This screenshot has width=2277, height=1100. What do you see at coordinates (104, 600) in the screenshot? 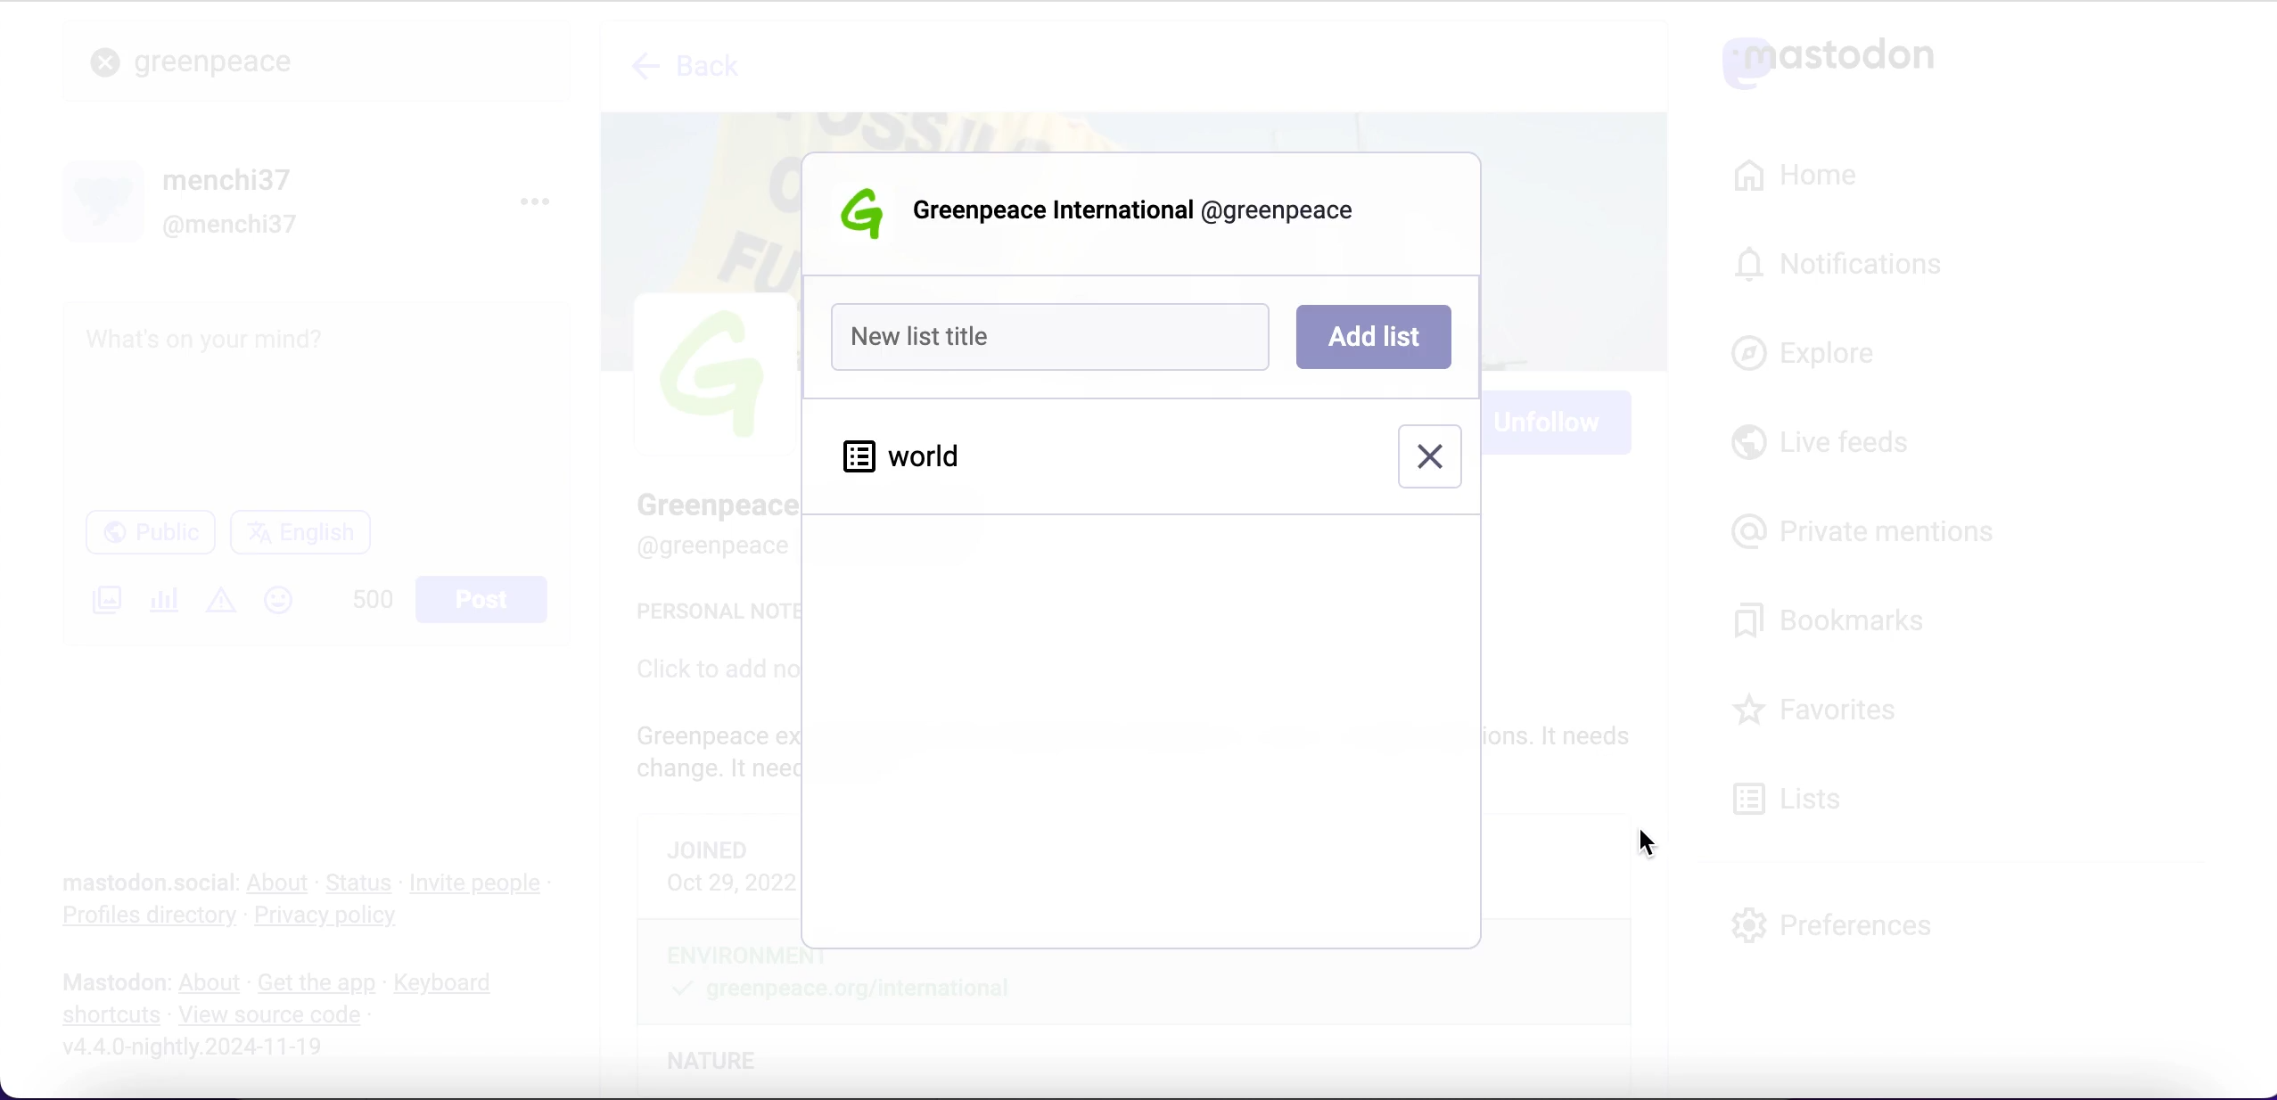
I see `add an image` at bounding box center [104, 600].